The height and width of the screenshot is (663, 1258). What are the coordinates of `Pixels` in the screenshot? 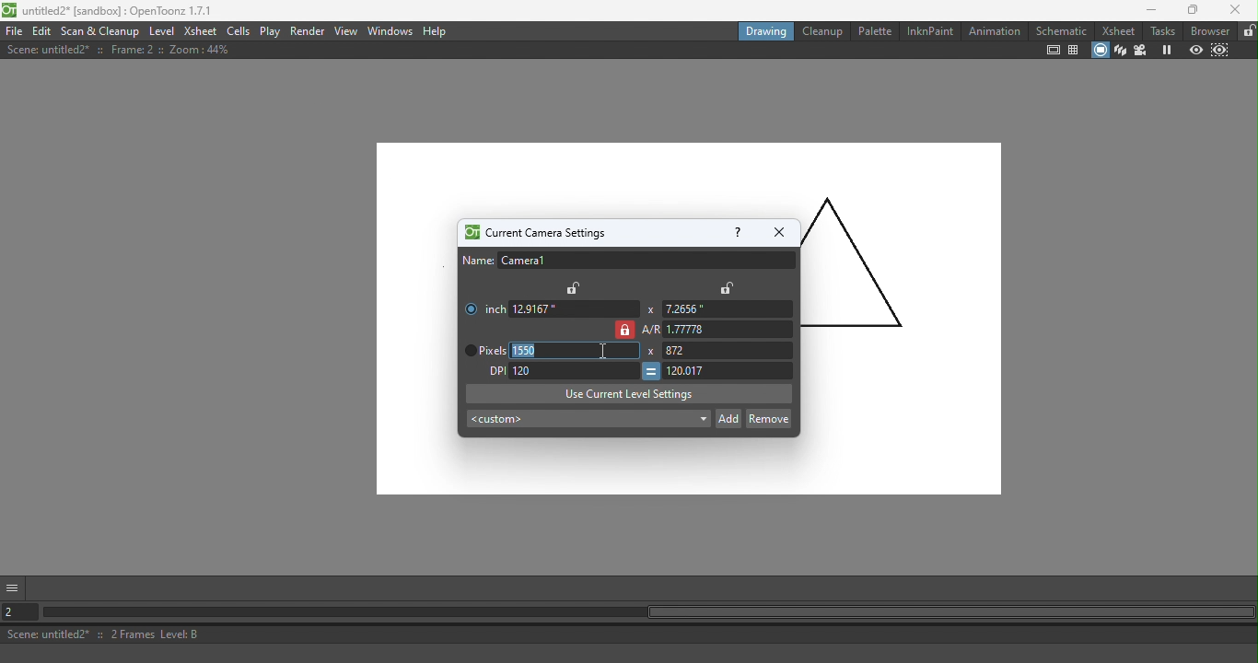 It's located at (482, 351).